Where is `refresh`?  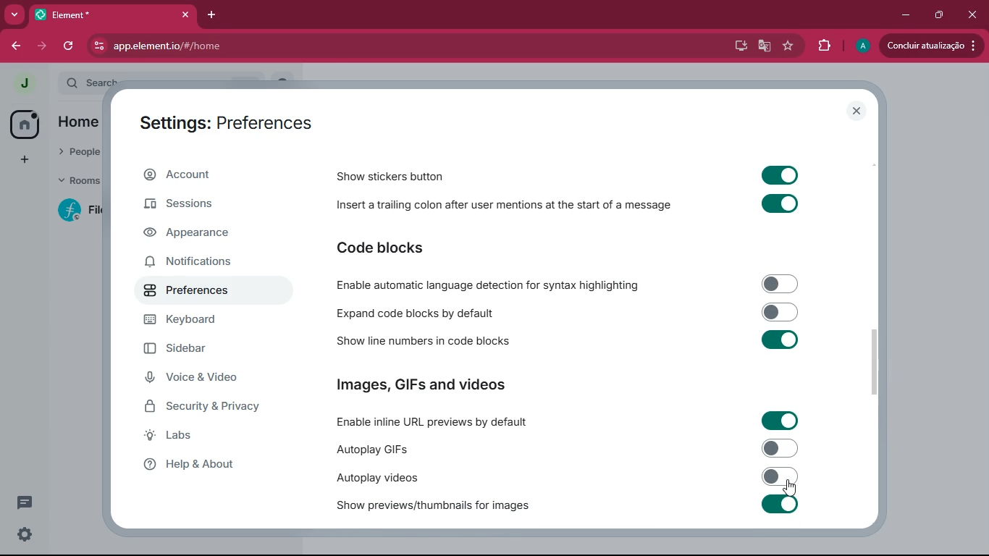
refresh is located at coordinates (70, 46).